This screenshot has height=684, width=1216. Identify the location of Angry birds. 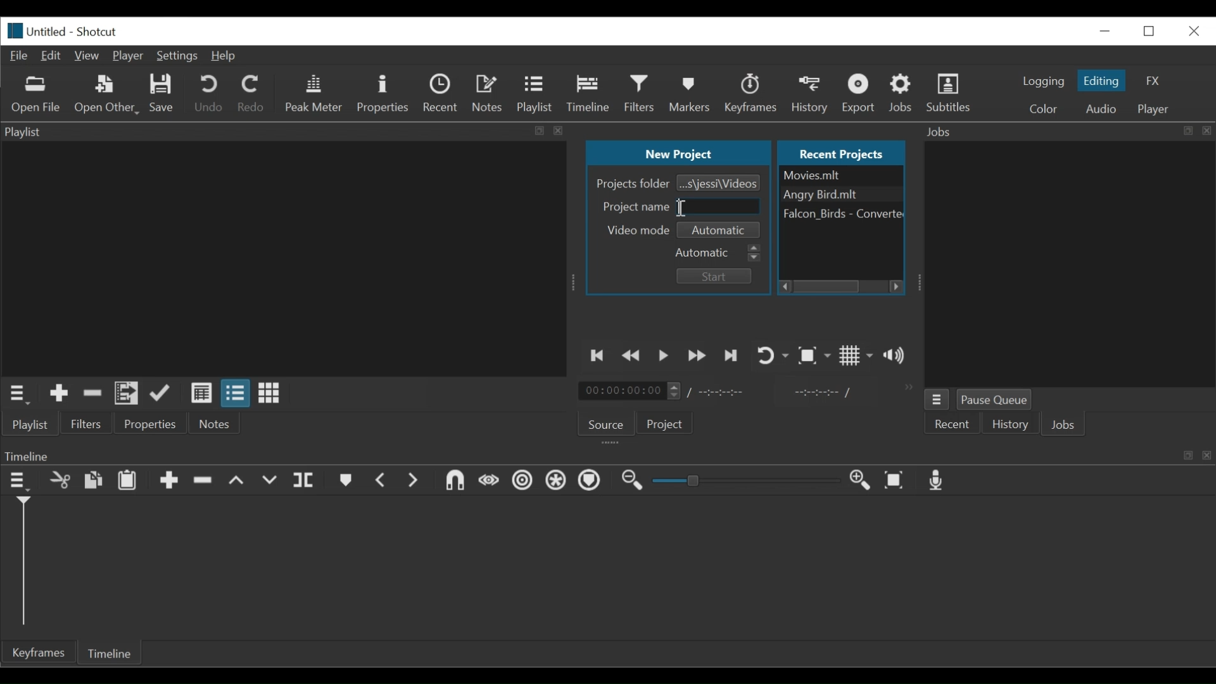
(841, 195).